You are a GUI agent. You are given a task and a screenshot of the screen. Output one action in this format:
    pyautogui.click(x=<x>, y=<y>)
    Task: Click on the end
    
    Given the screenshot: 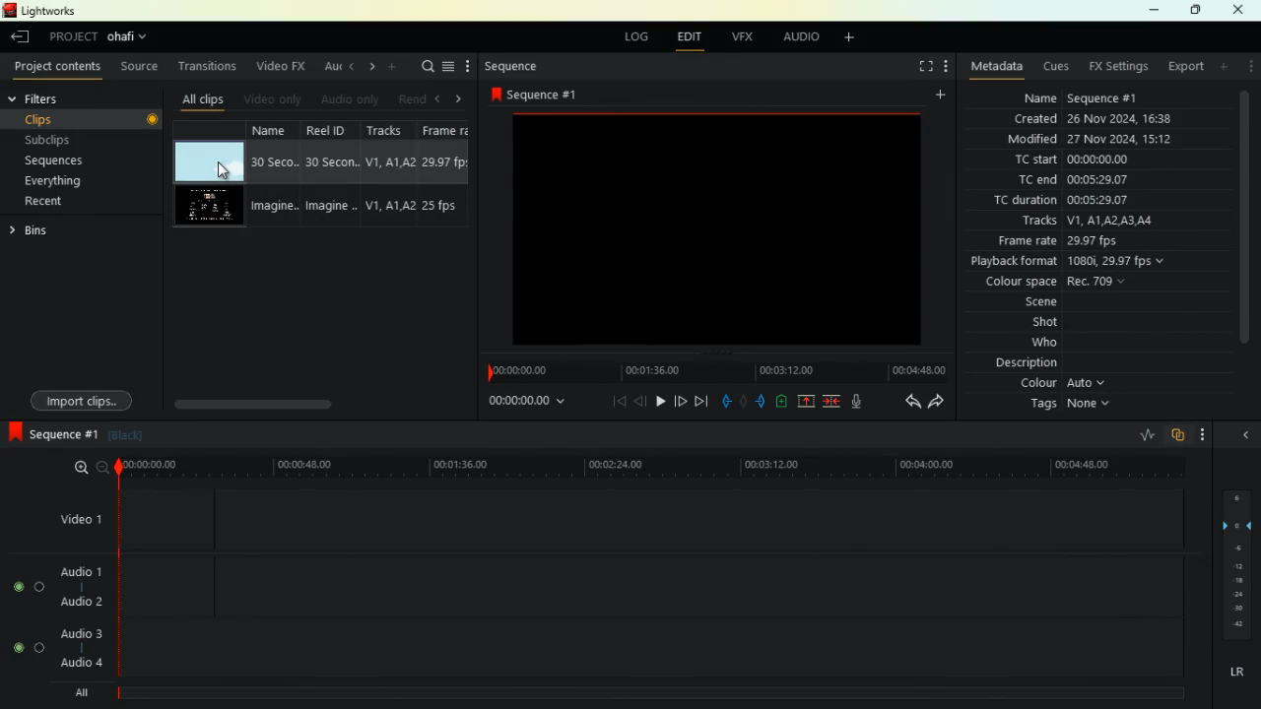 What is the action you would take?
    pyautogui.click(x=701, y=403)
    